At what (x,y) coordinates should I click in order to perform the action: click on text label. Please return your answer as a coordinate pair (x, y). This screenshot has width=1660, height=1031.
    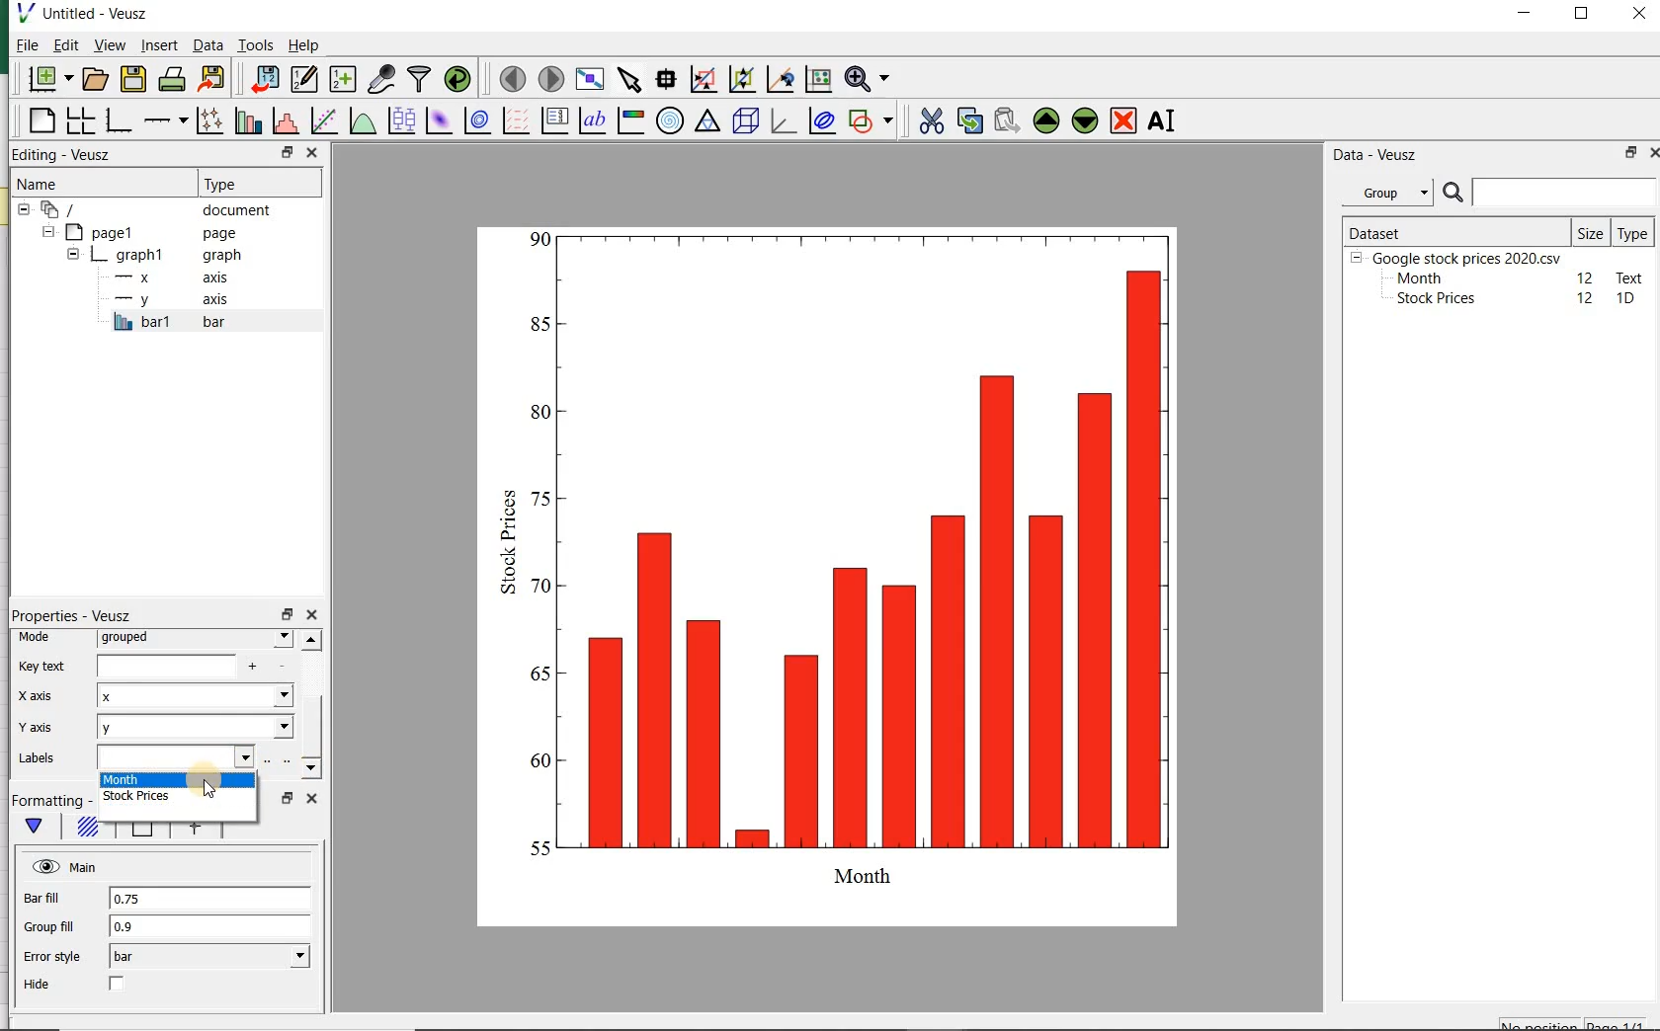
    Looking at the image, I should click on (592, 122).